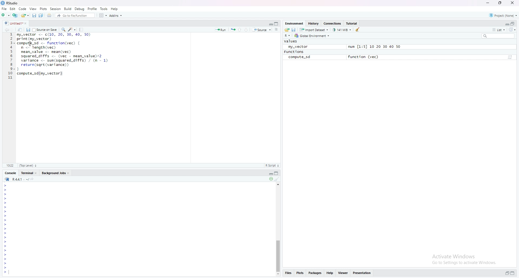 This screenshot has height=278, width=519. I want to click on Prompt cursor, so click(6, 233).